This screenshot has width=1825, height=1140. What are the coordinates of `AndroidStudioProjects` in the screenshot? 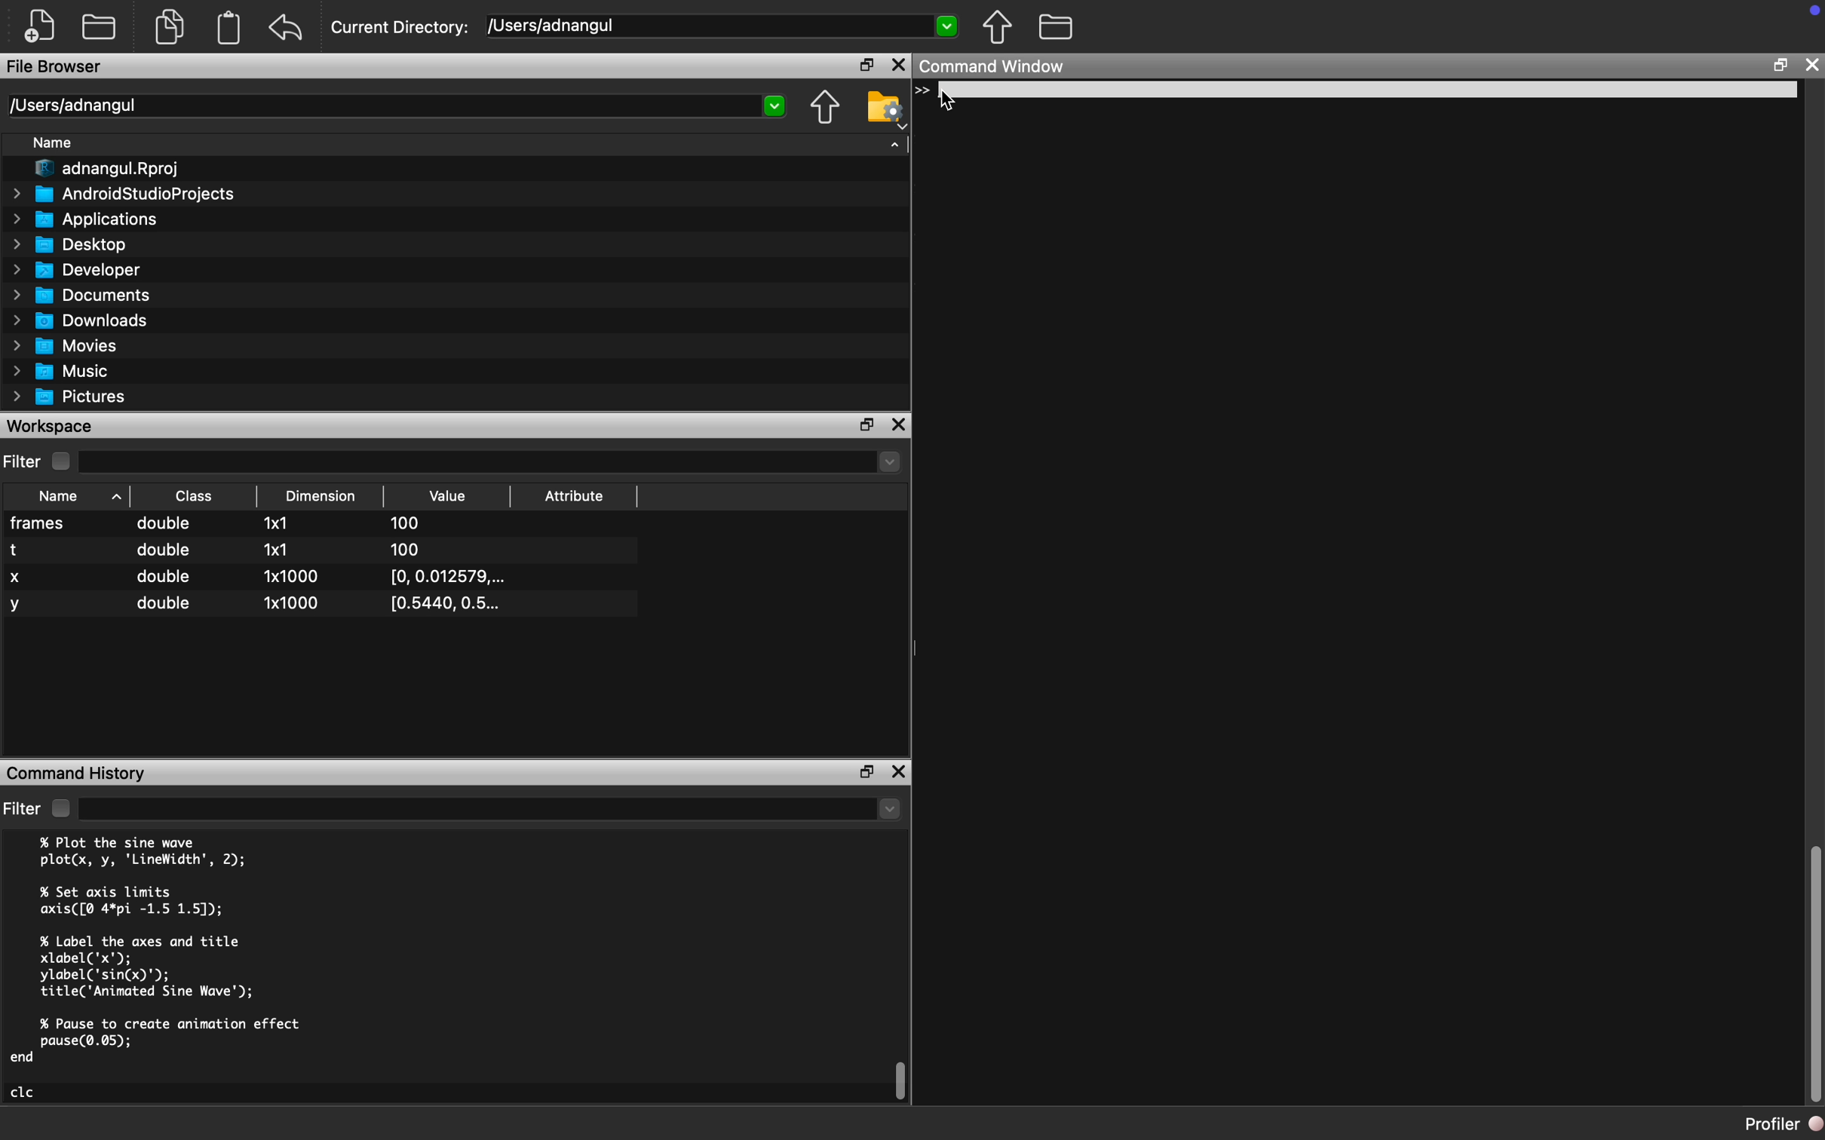 It's located at (124, 195).